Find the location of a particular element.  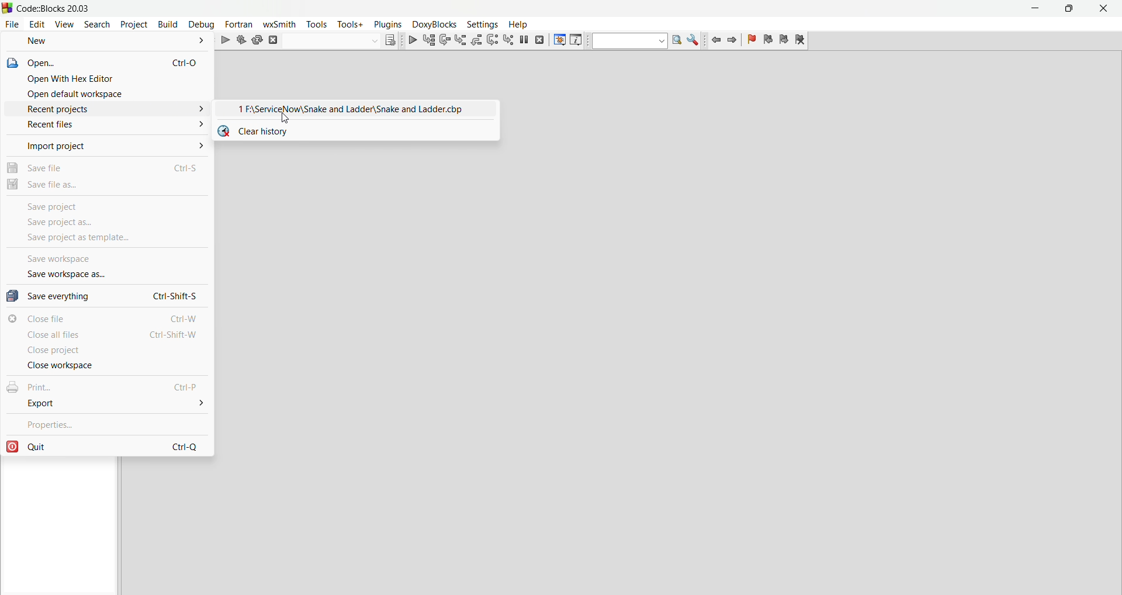

tools+ is located at coordinates (349, 24).